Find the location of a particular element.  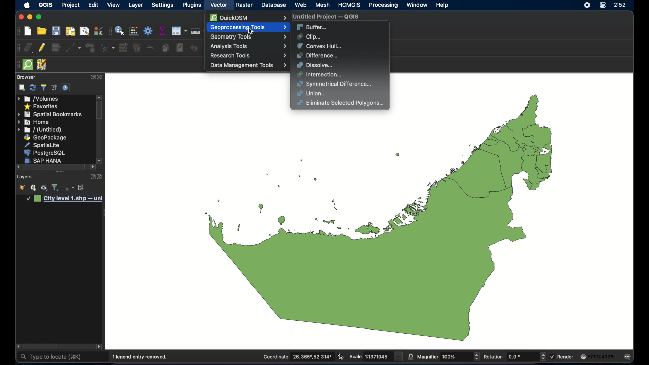

spatial bookmarks is located at coordinates (49, 115).